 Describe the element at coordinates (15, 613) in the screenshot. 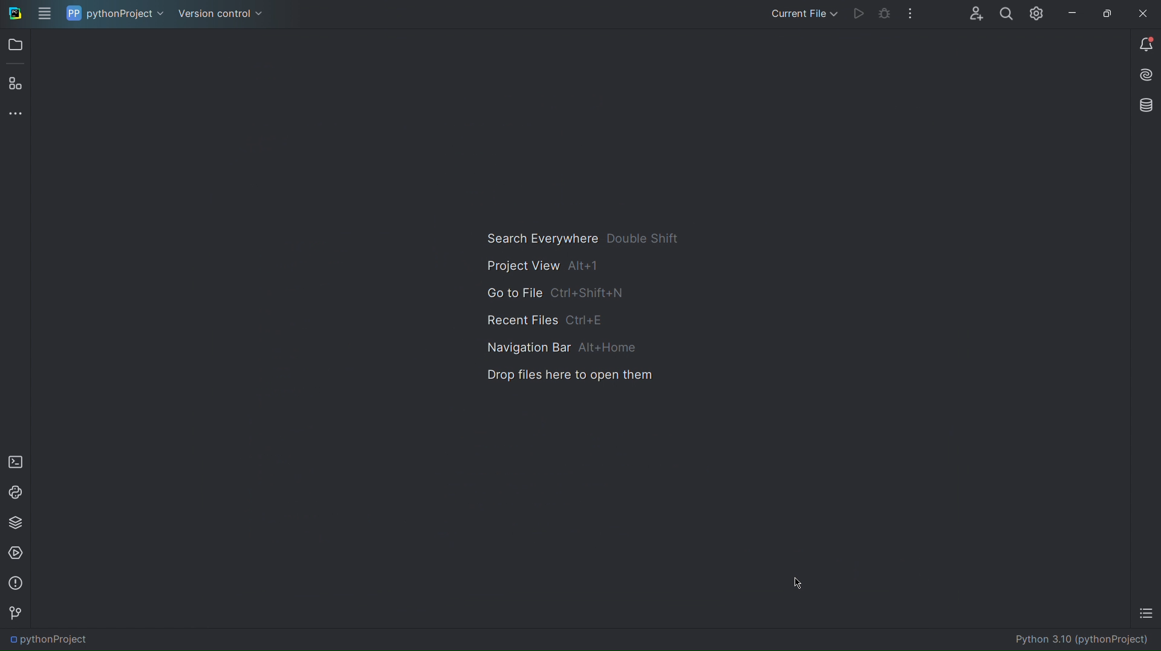

I see `Version Control` at that location.